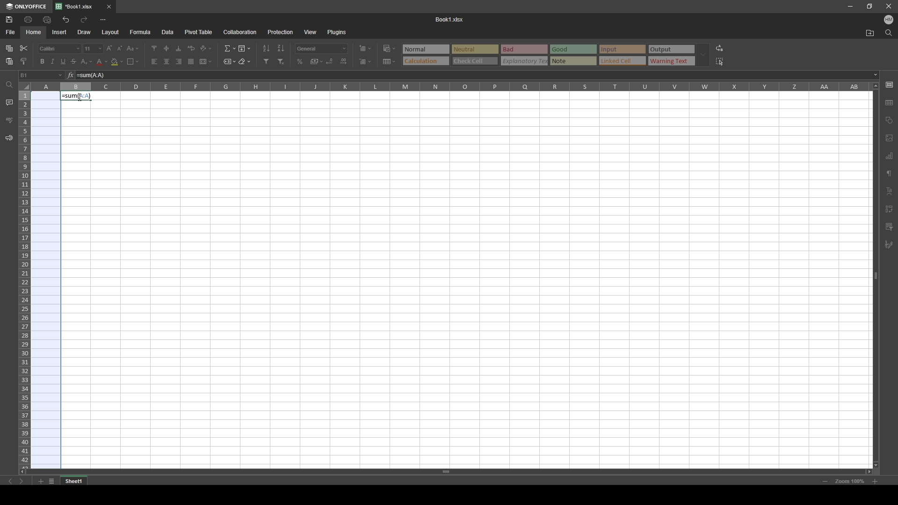 This screenshot has width=898, height=505. Describe the element at coordinates (179, 48) in the screenshot. I see `align bottom` at that location.